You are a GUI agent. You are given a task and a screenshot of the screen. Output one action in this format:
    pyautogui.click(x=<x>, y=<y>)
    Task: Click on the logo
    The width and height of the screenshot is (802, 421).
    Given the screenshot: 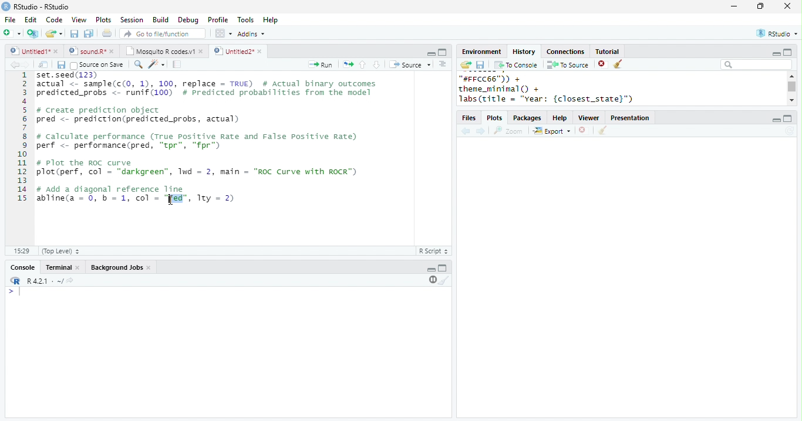 What is the action you would take?
    pyautogui.click(x=6, y=6)
    